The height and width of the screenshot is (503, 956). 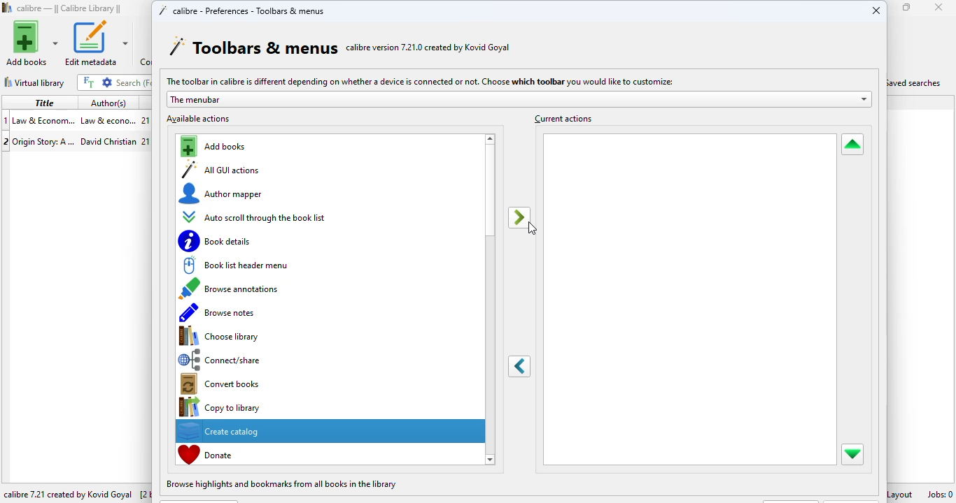 I want to click on advanced search, so click(x=107, y=82).